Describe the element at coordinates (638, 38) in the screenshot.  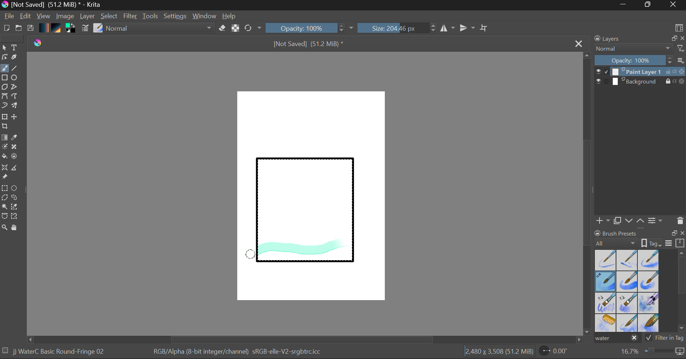
I see `Layers Docket Tab` at that location.